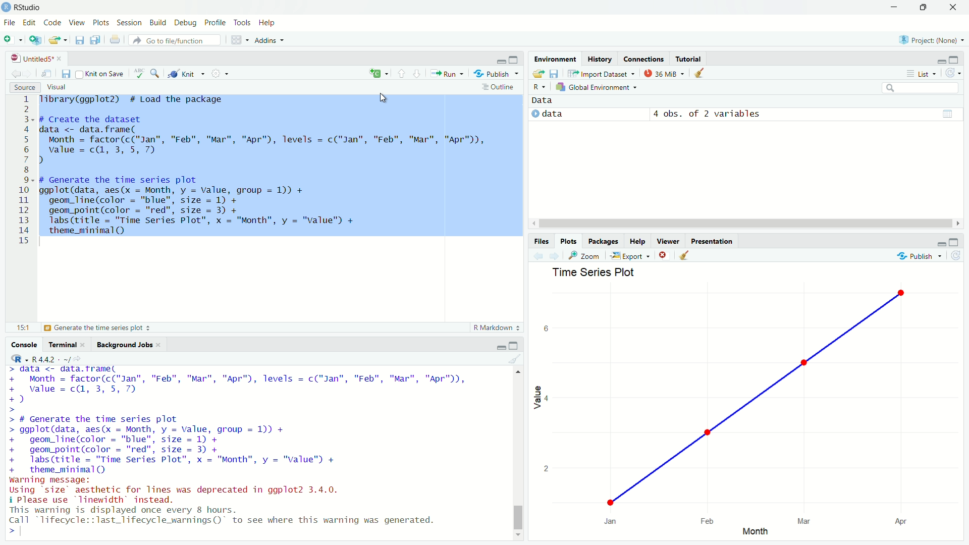  What do you see at coordinates (940, 60) in the screenshot?
I see `minimize` at bounding box center [940, 60].